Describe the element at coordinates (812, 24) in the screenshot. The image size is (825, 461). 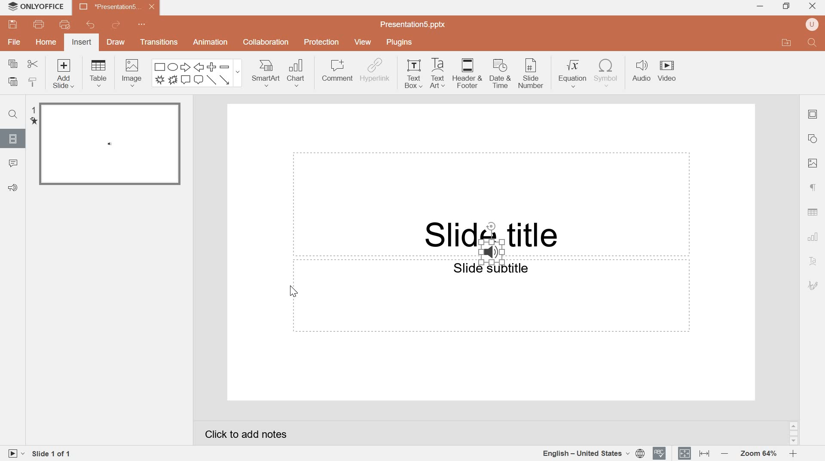
I see `user` at that location.